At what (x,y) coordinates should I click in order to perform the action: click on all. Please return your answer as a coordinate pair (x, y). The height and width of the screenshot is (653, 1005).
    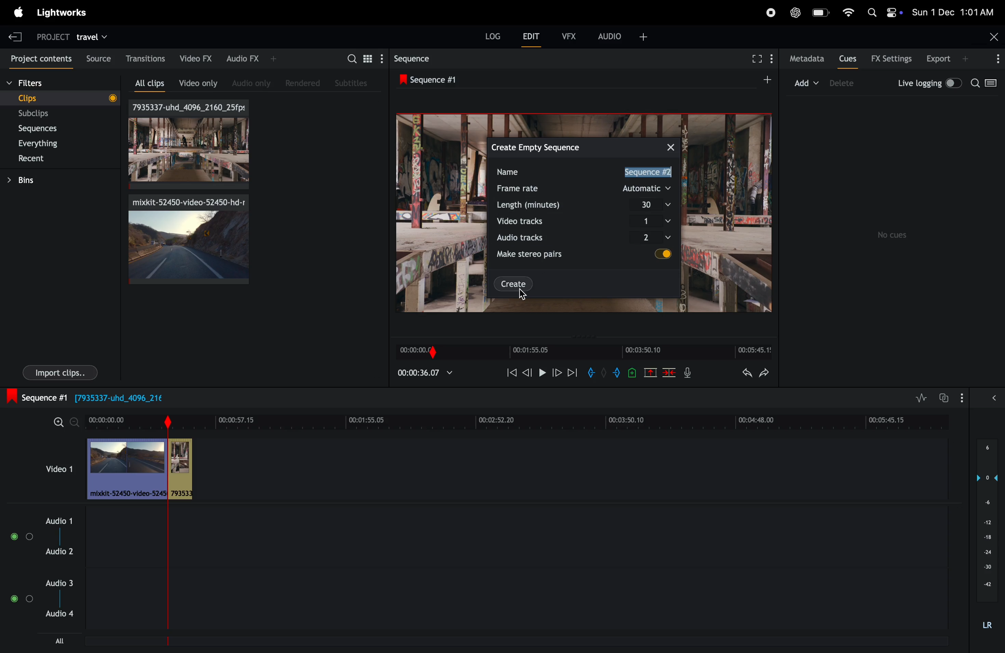
    Looking at the image, I should click on (60, 640).